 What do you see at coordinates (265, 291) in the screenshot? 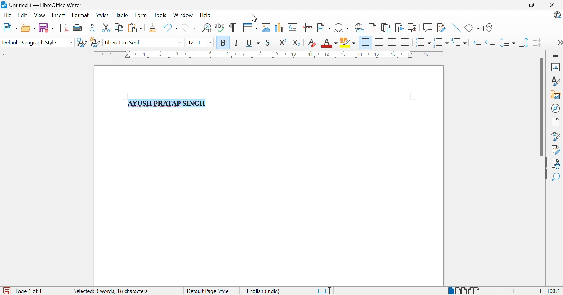
I see `English (India)` at bounding box center [265, 291].